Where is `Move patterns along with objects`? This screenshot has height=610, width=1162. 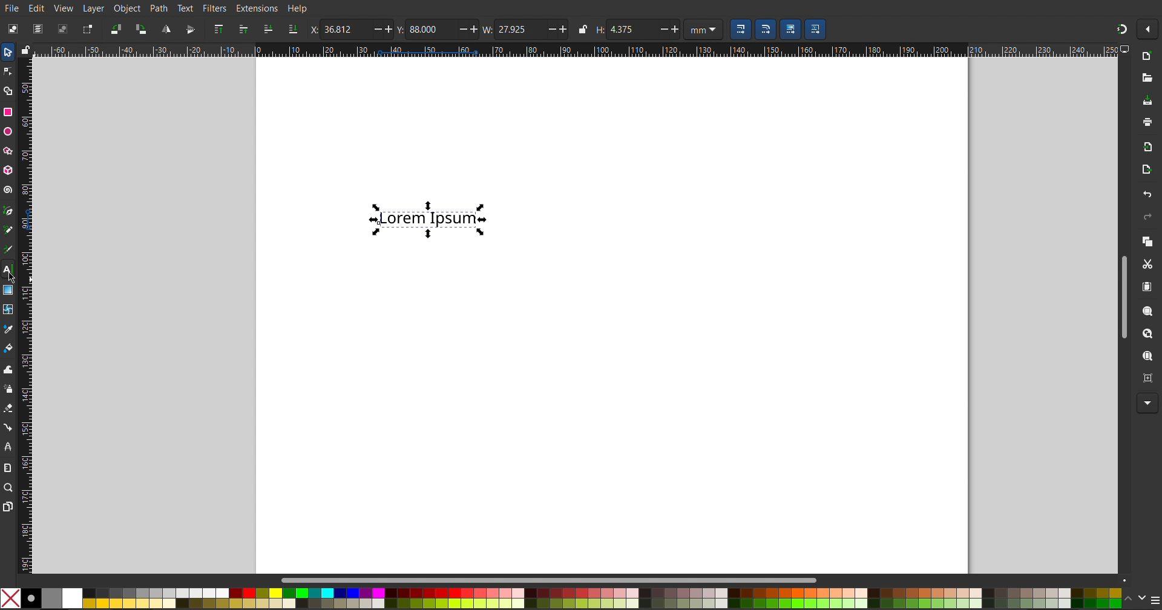
Move patterns along with objects is located at coordinates (816, 30).